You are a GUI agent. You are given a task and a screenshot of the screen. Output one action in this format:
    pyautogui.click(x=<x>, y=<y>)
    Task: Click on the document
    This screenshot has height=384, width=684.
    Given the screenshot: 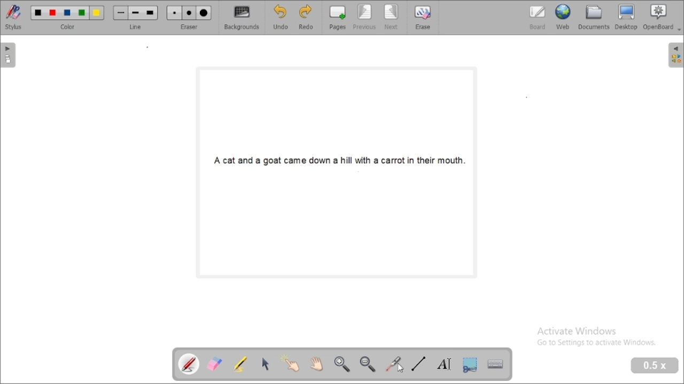 What is the action you would take?
    pyautogui.click(x=594, y=17)
    